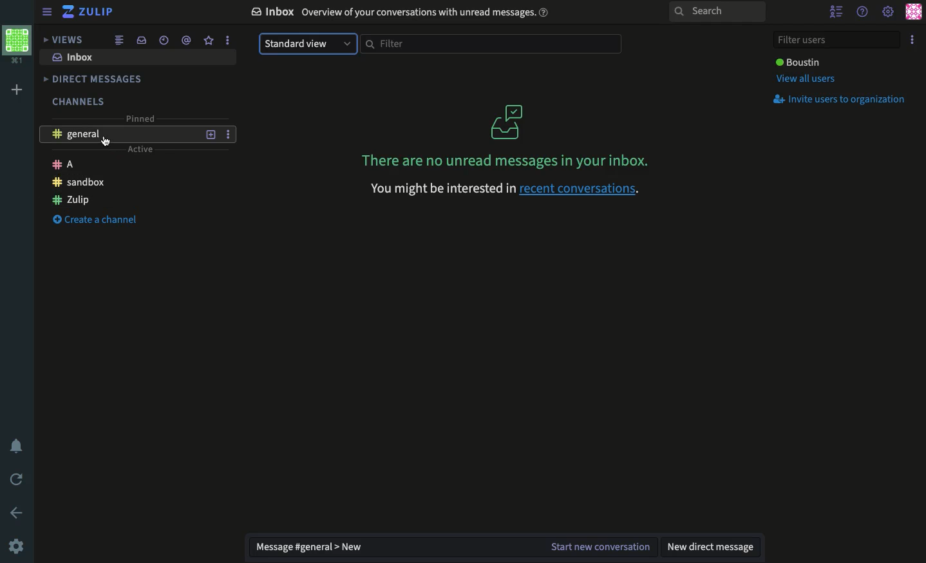 The width and height of the screenshot is (926, 563). I want to click on Refresh, so click(18, 479).